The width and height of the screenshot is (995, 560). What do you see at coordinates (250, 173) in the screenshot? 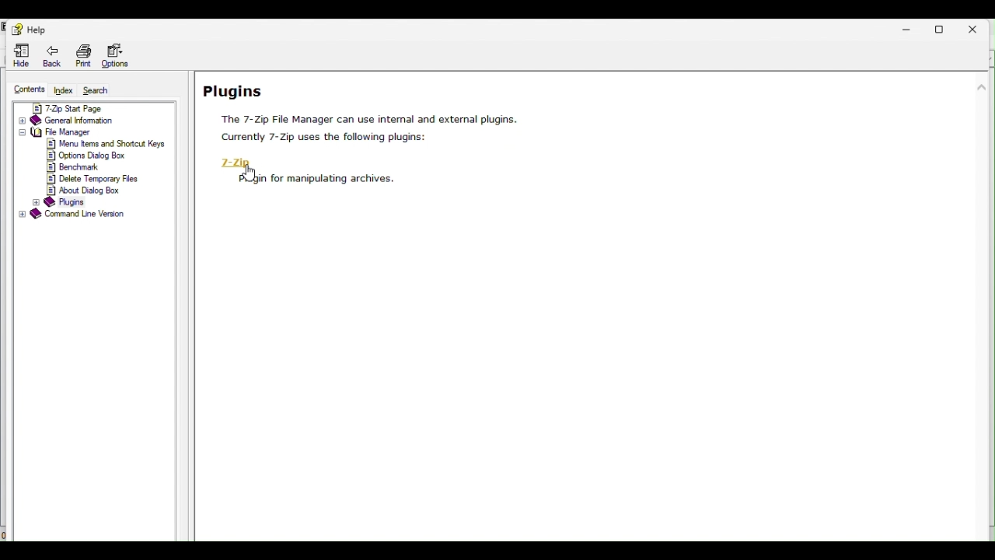
I see `cursor` at bounding box center [250, 173].